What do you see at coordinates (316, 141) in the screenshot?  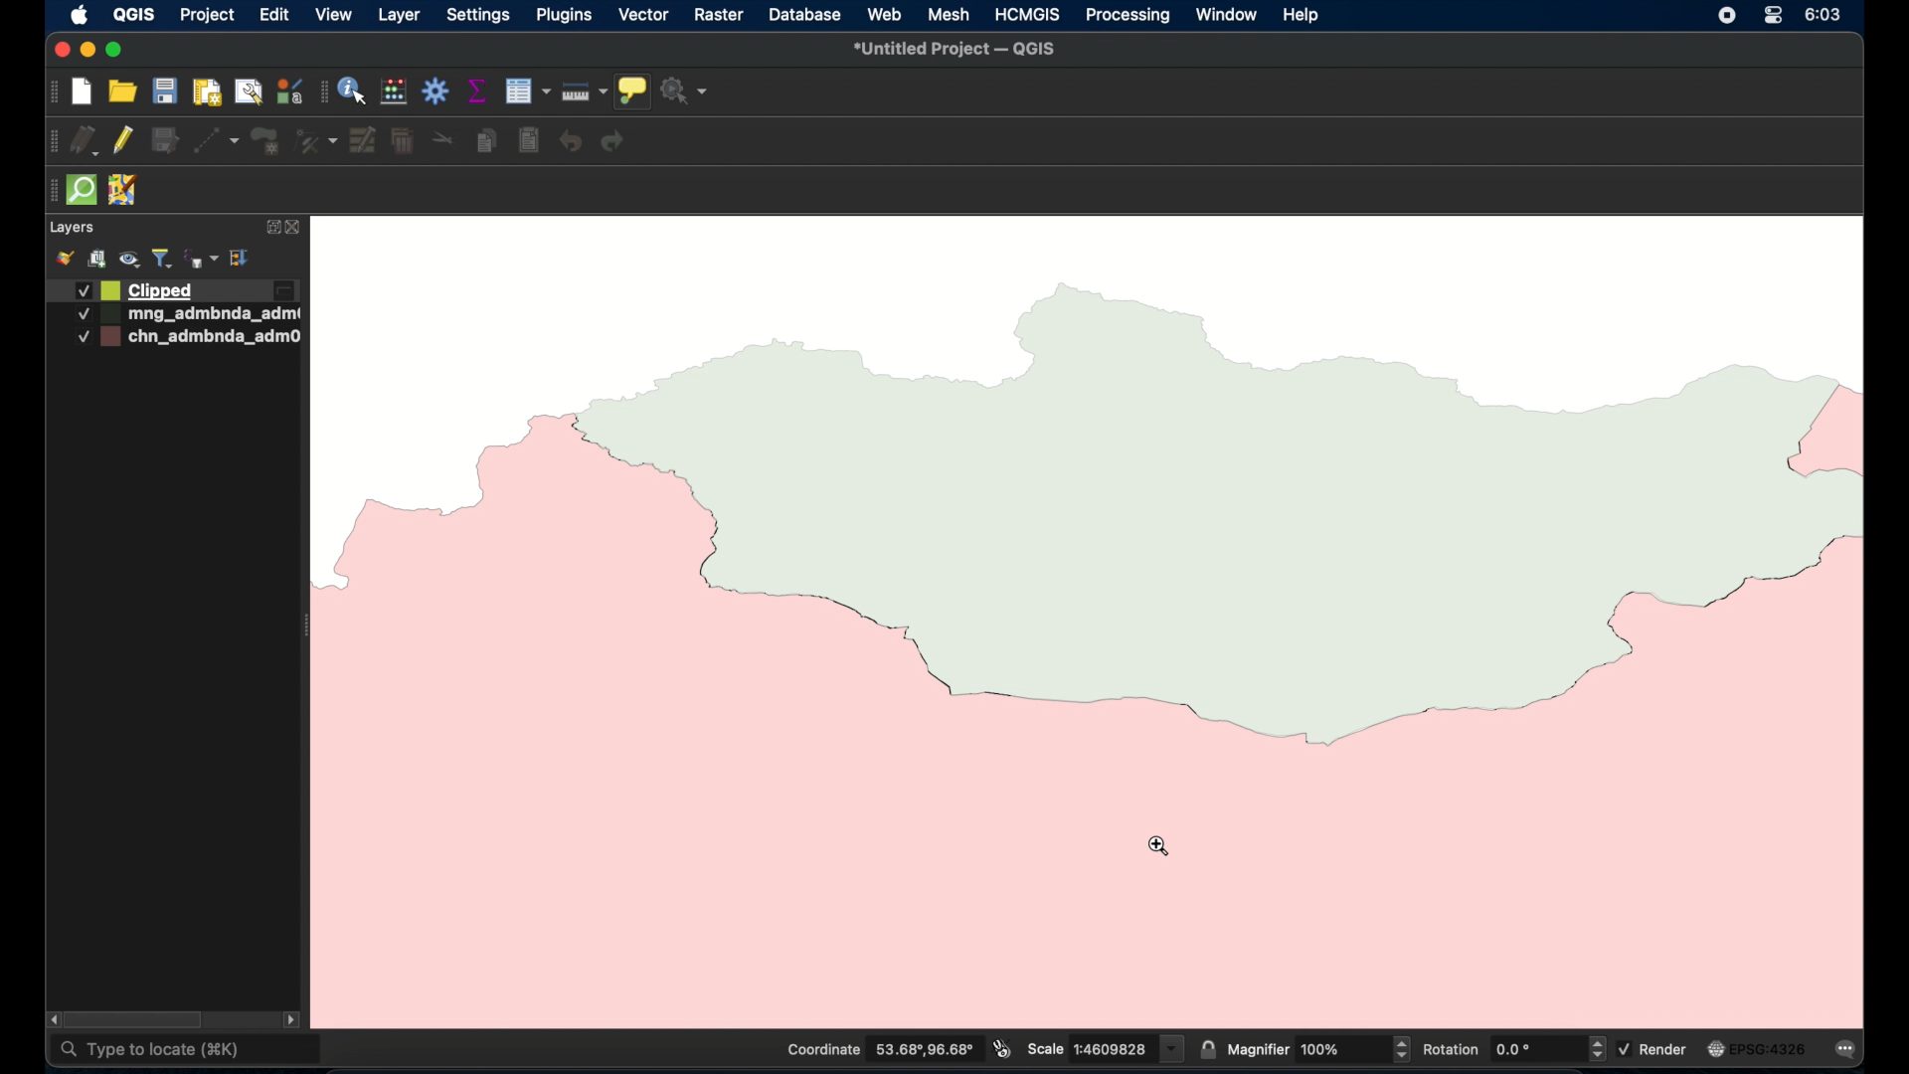 I see `vertex tool` at bounding box center [316, 141].